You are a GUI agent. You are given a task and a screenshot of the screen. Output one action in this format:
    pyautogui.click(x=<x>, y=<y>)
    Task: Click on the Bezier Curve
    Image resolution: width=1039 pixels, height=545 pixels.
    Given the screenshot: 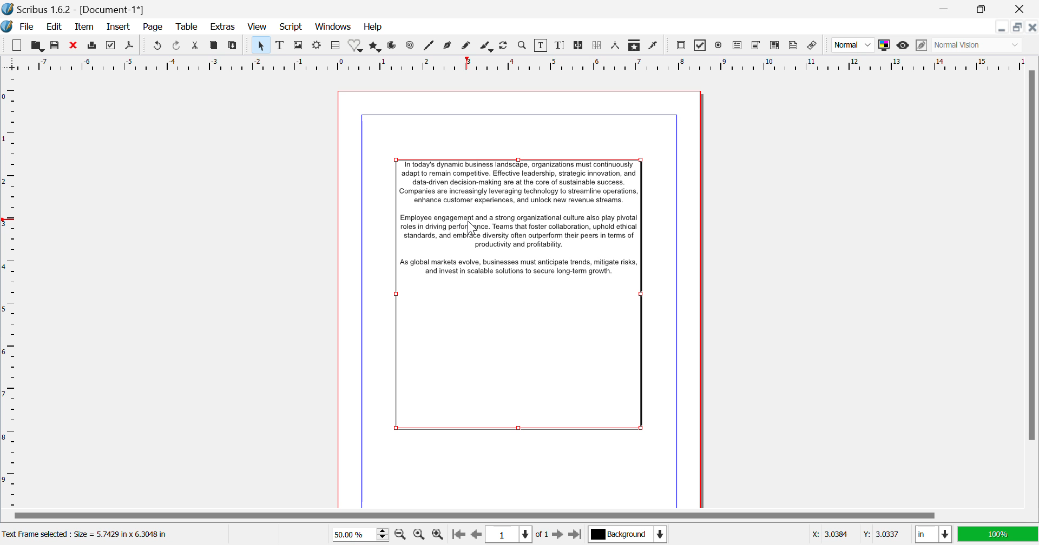 What is the action you would take?
    pyautogui.click(x=447, y=46)
    